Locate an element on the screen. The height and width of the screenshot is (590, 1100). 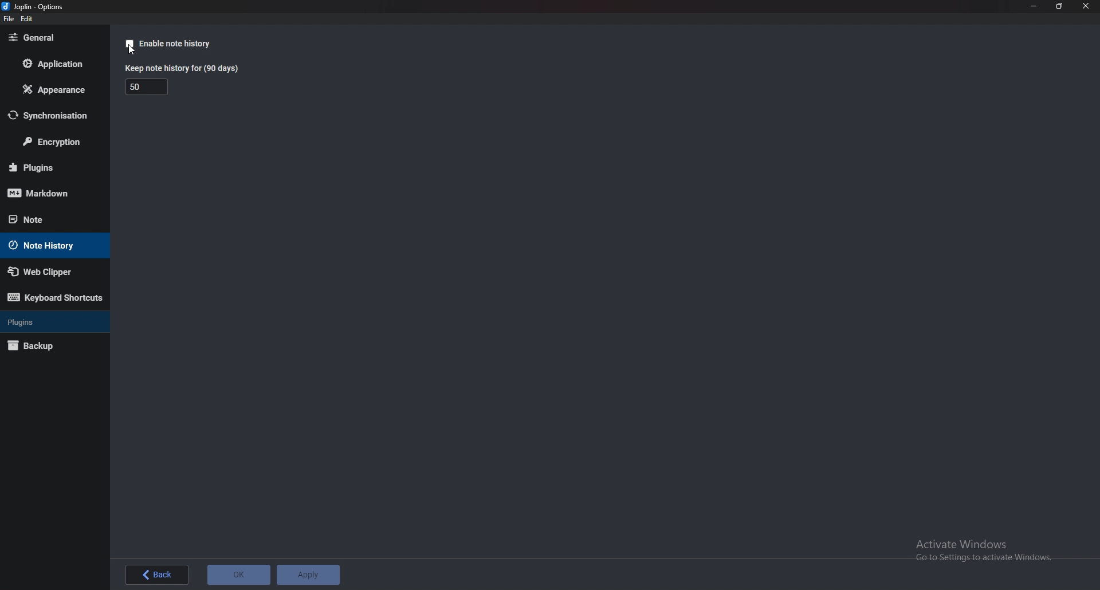
apply is located at coordinates (309, 575).